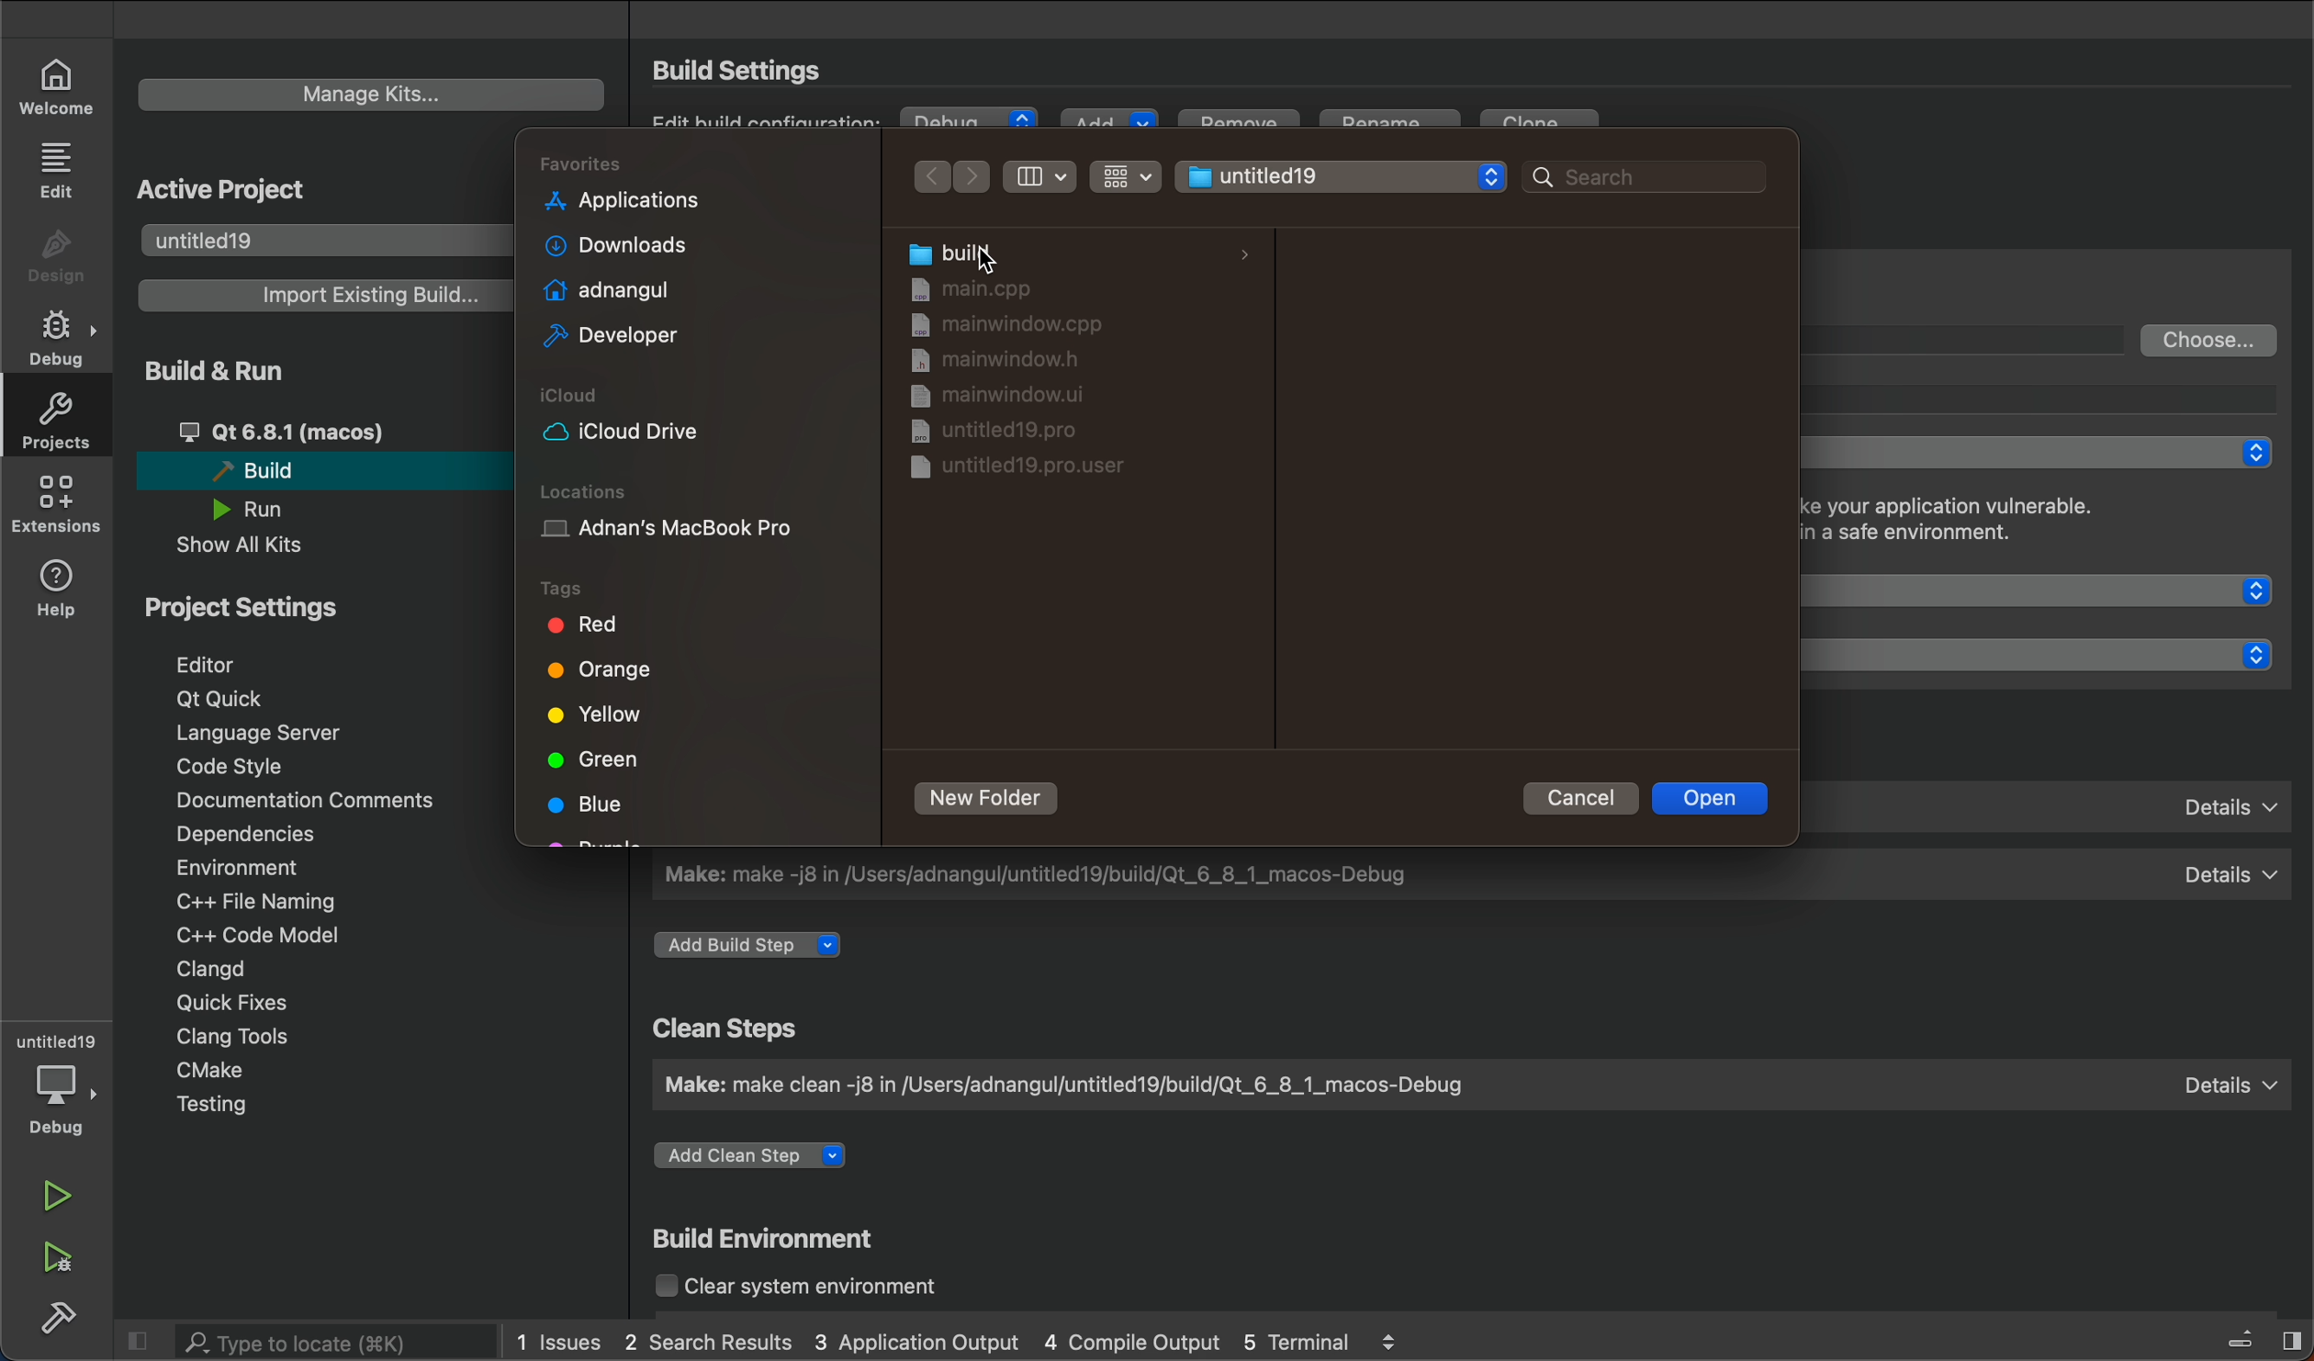 The height and width of the screenshot is (1361, 2314). I want to click on language server, so click(276, 732).